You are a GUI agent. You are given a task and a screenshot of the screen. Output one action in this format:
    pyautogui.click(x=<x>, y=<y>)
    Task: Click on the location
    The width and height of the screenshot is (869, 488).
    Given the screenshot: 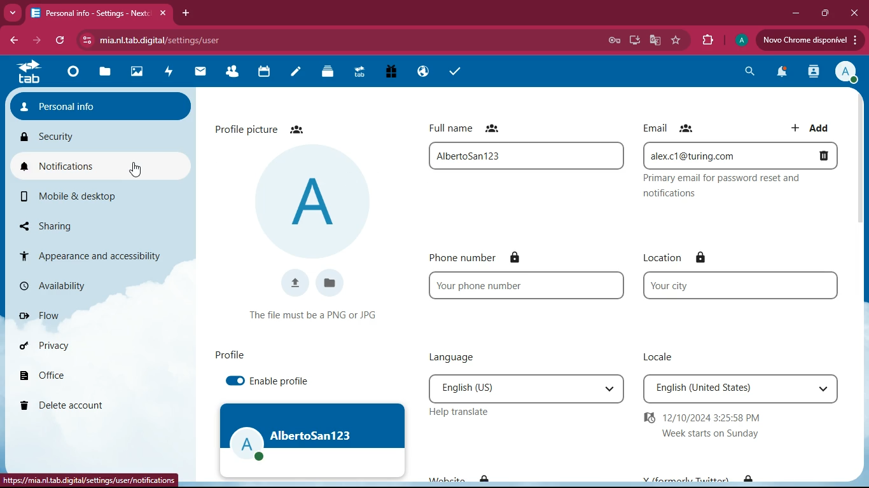 What is the action you would take?
    pyautogui.click(x=741, y=285)
    